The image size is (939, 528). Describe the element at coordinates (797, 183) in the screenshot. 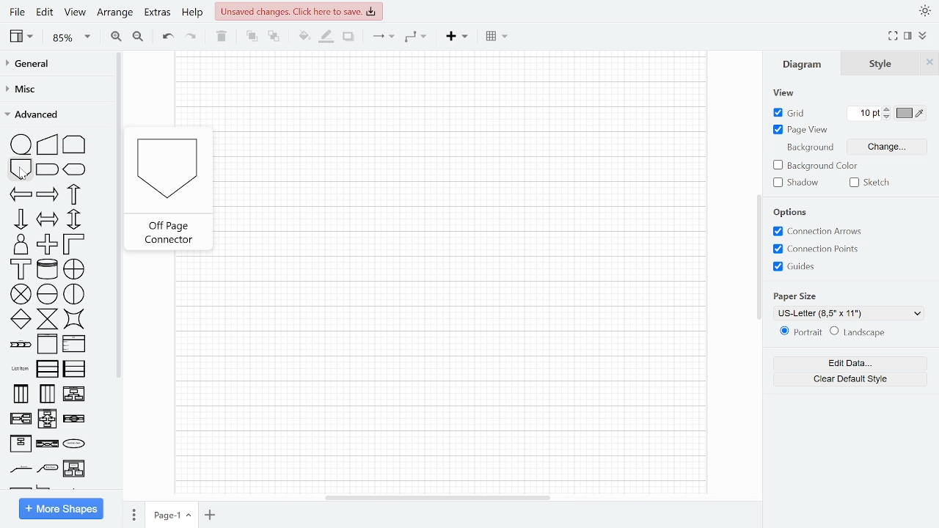

I see `Shadow` at that location.